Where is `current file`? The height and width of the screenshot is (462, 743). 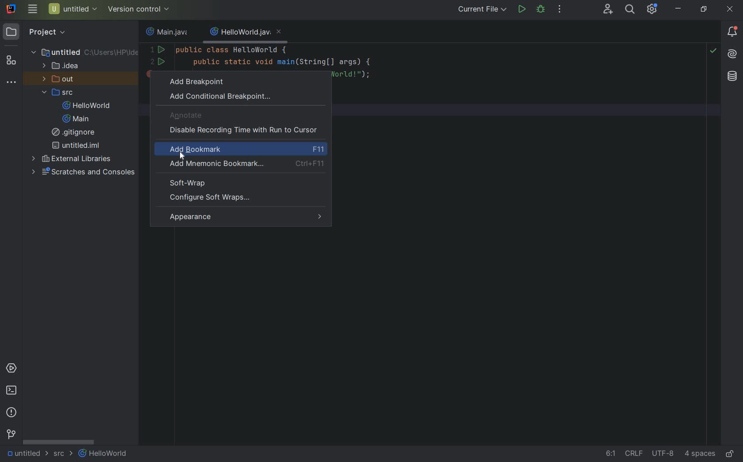
current file is located at coordinates (483, 10).